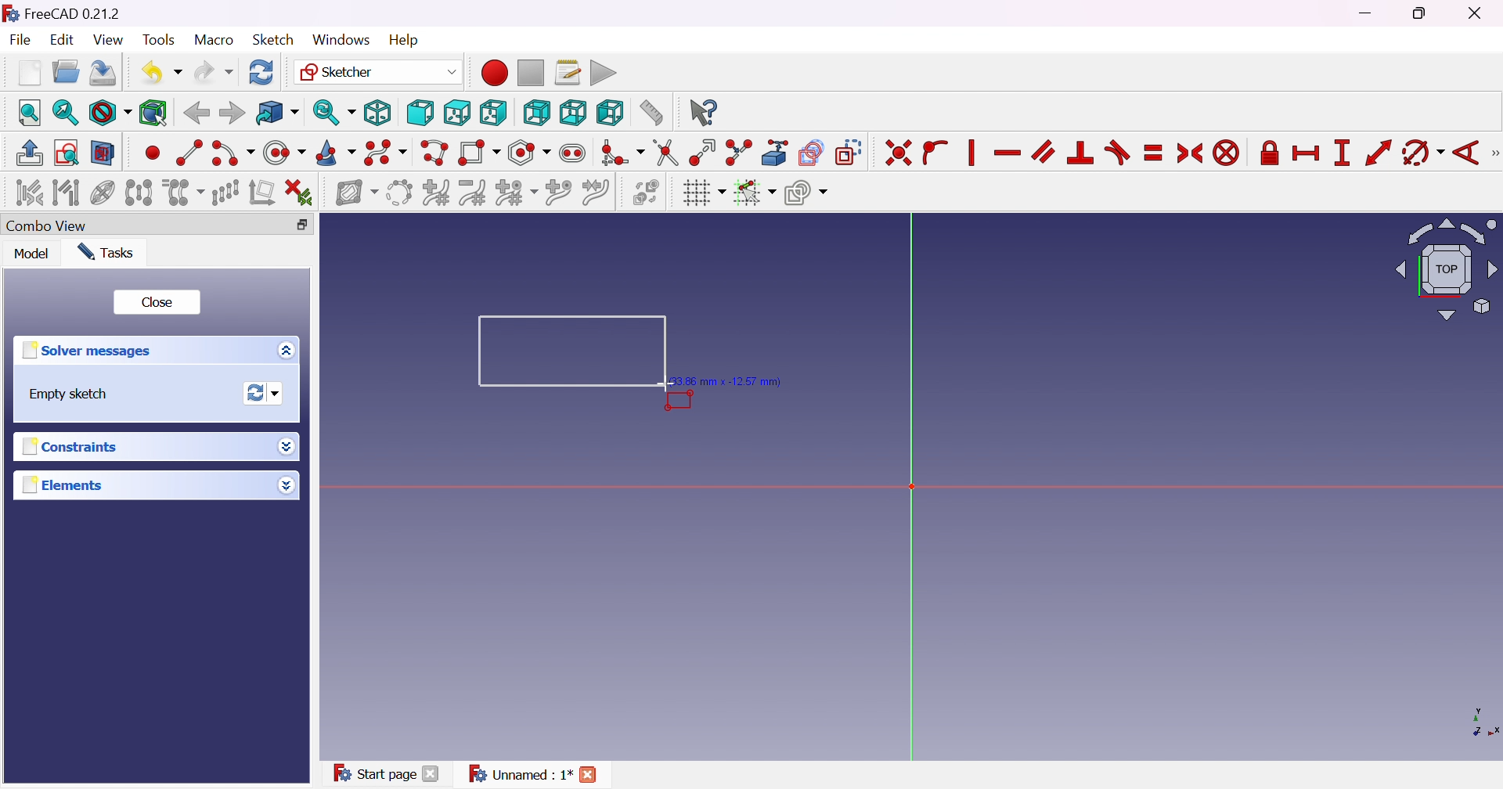 This screenshot has width=1503, height=789. I want to click on Sketch, so click(273, 39).